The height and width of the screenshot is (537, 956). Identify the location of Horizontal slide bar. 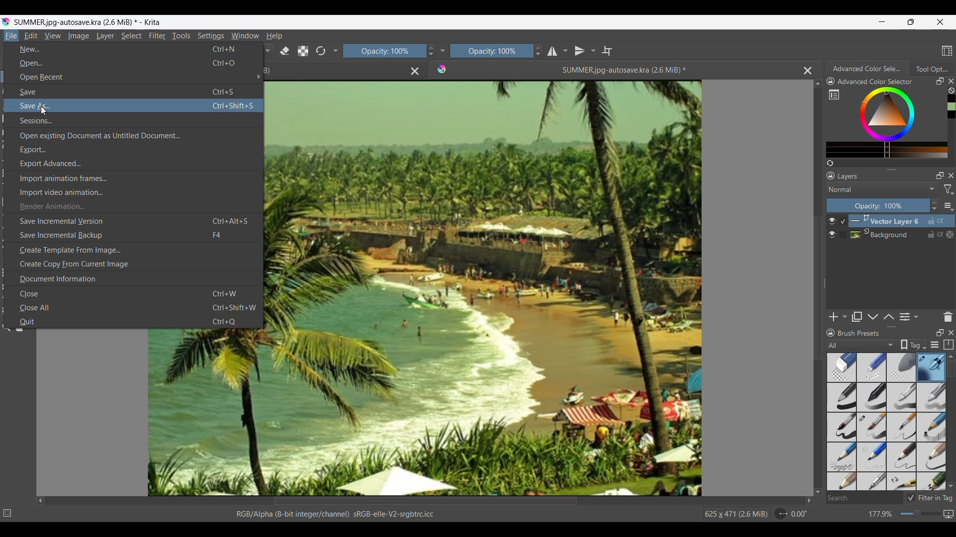
(425, 502).